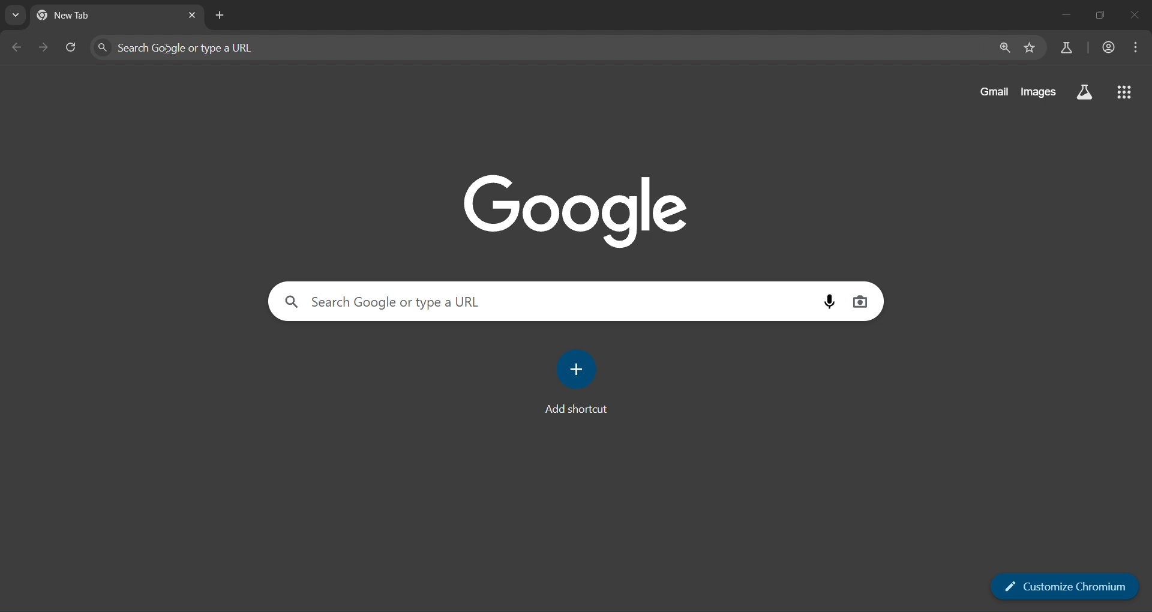 This screenshot has height=612, width=1152. Describe the element at coordinates (1064, 49) in the screenshot. I see `search labs` at that location.